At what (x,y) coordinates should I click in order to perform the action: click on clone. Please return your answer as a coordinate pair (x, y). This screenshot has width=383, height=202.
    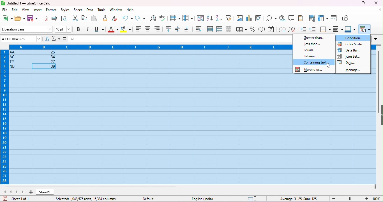
    Looking at the image, I should click on (106, 18).